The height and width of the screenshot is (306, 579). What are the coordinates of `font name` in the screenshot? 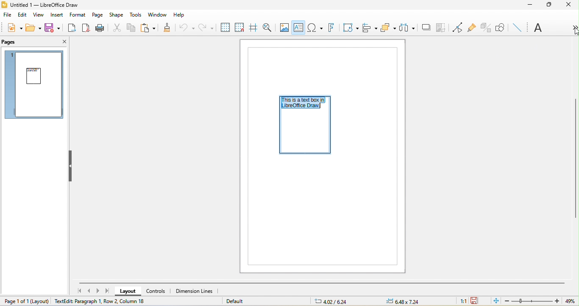 It's located at (535, 27).